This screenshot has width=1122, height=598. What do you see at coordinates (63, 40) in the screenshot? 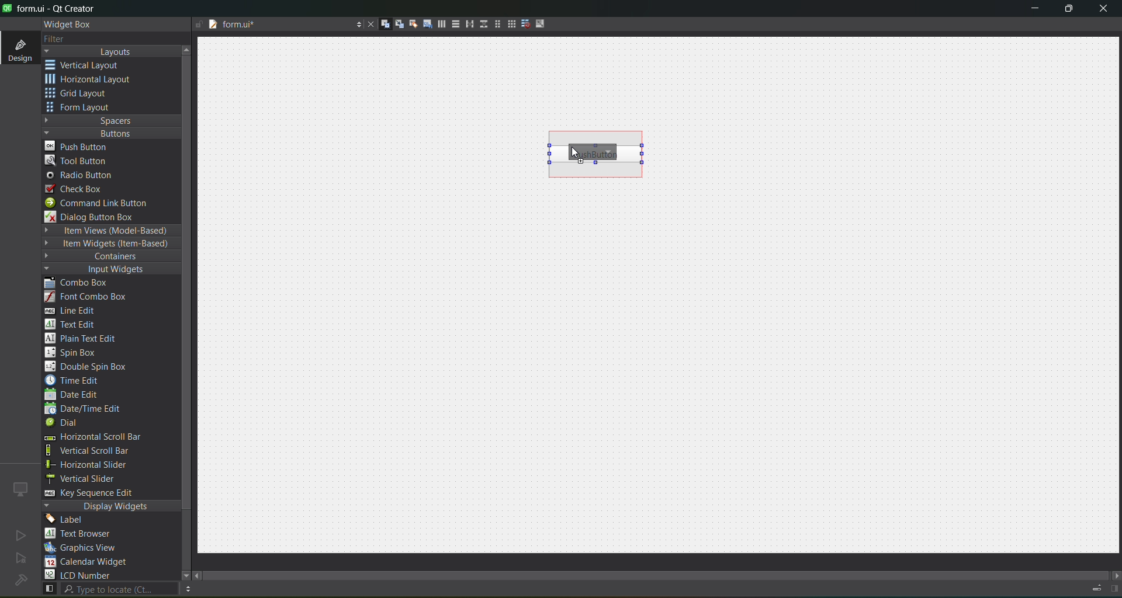
I see `filter` at bounding box center [63, 40].